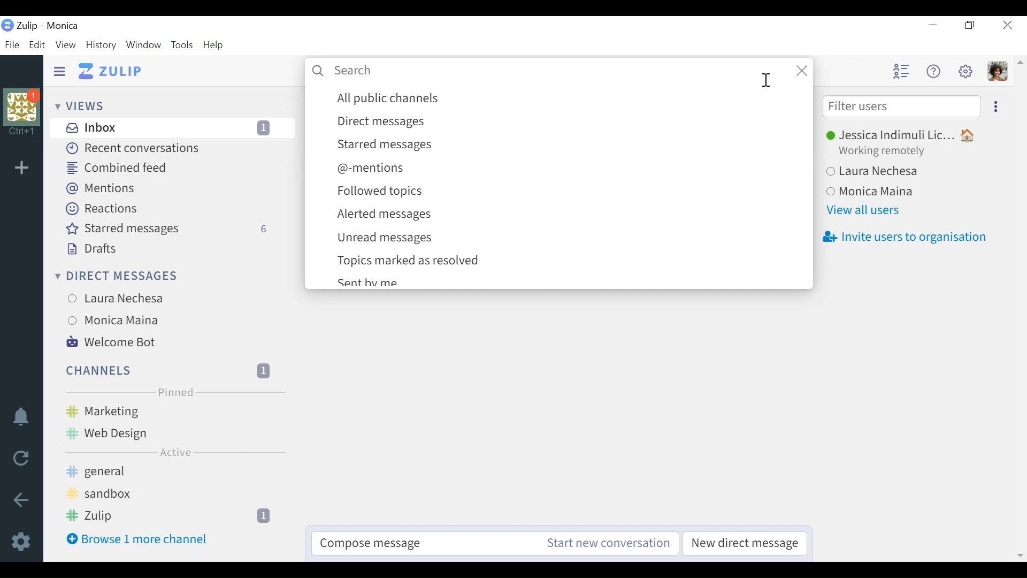  I want to click on Zulip - Monica, so click(49, 26).